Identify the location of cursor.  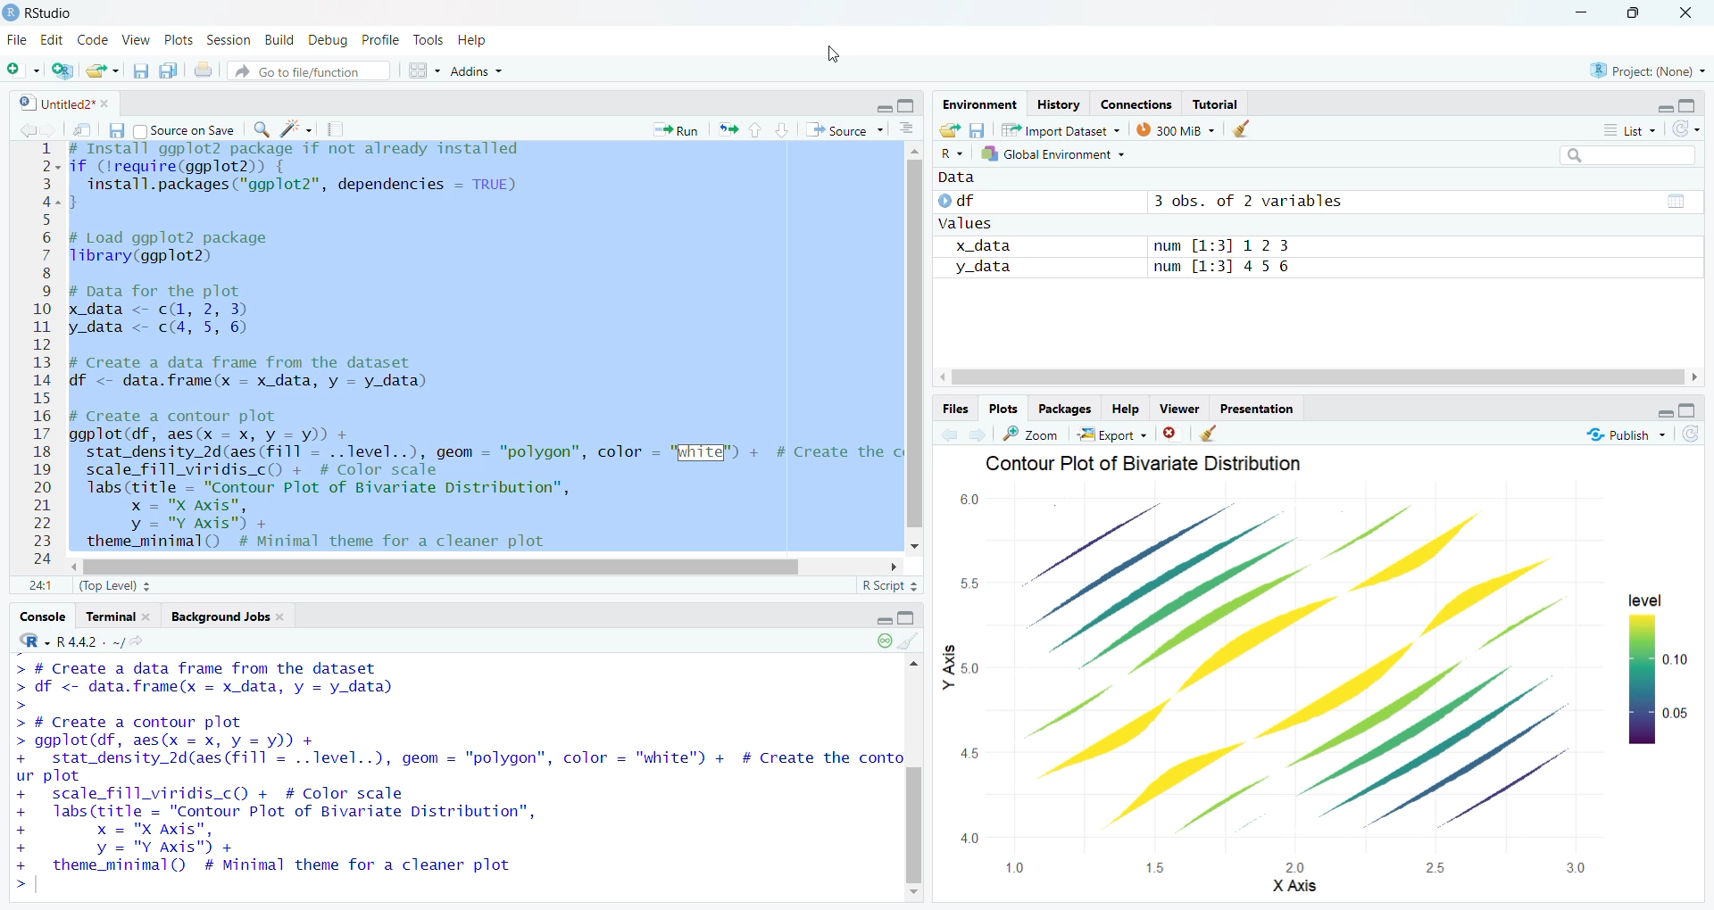
(833, 54).